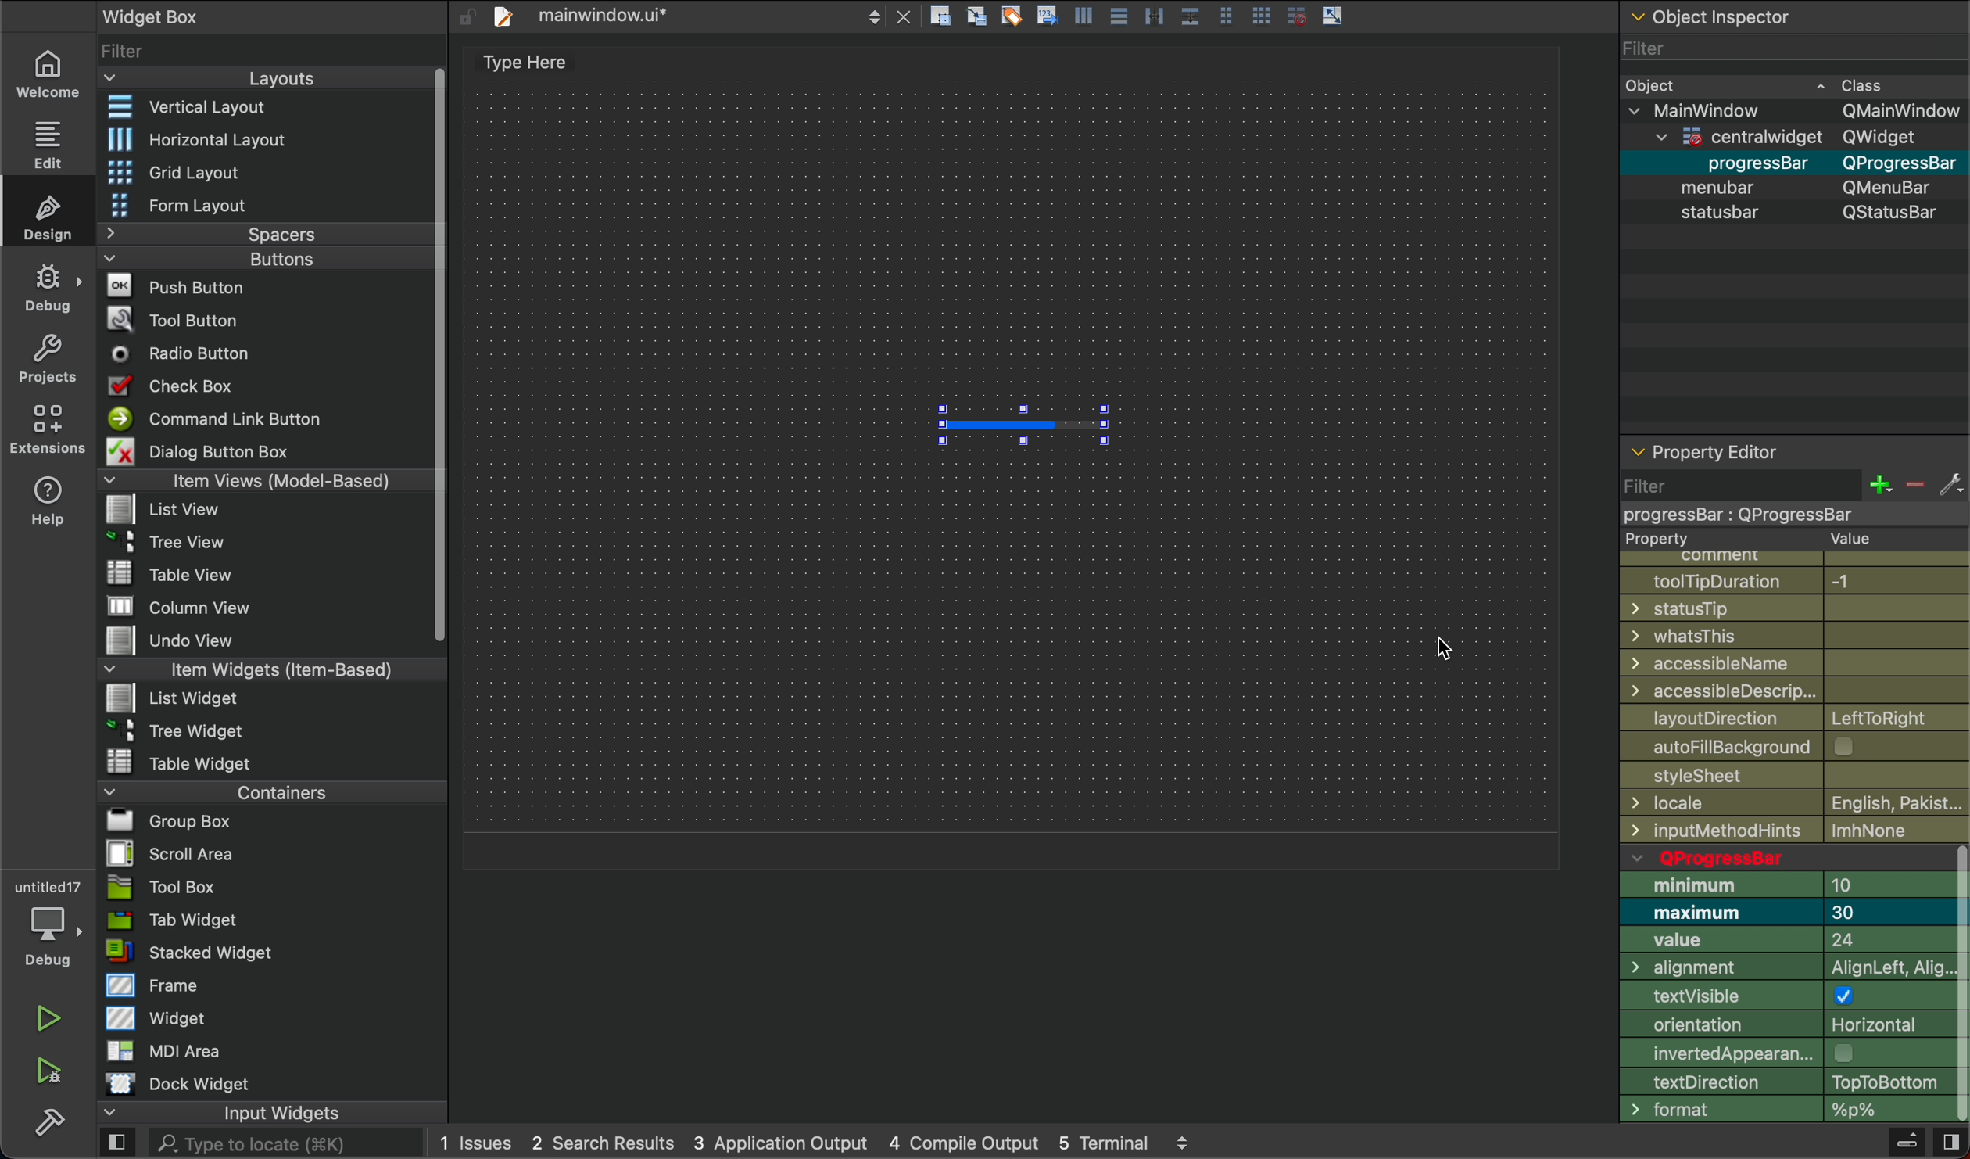  What do you see at coordinates (174, 697) in the screenshot?
I see `File` at bounding box center [174, 697].